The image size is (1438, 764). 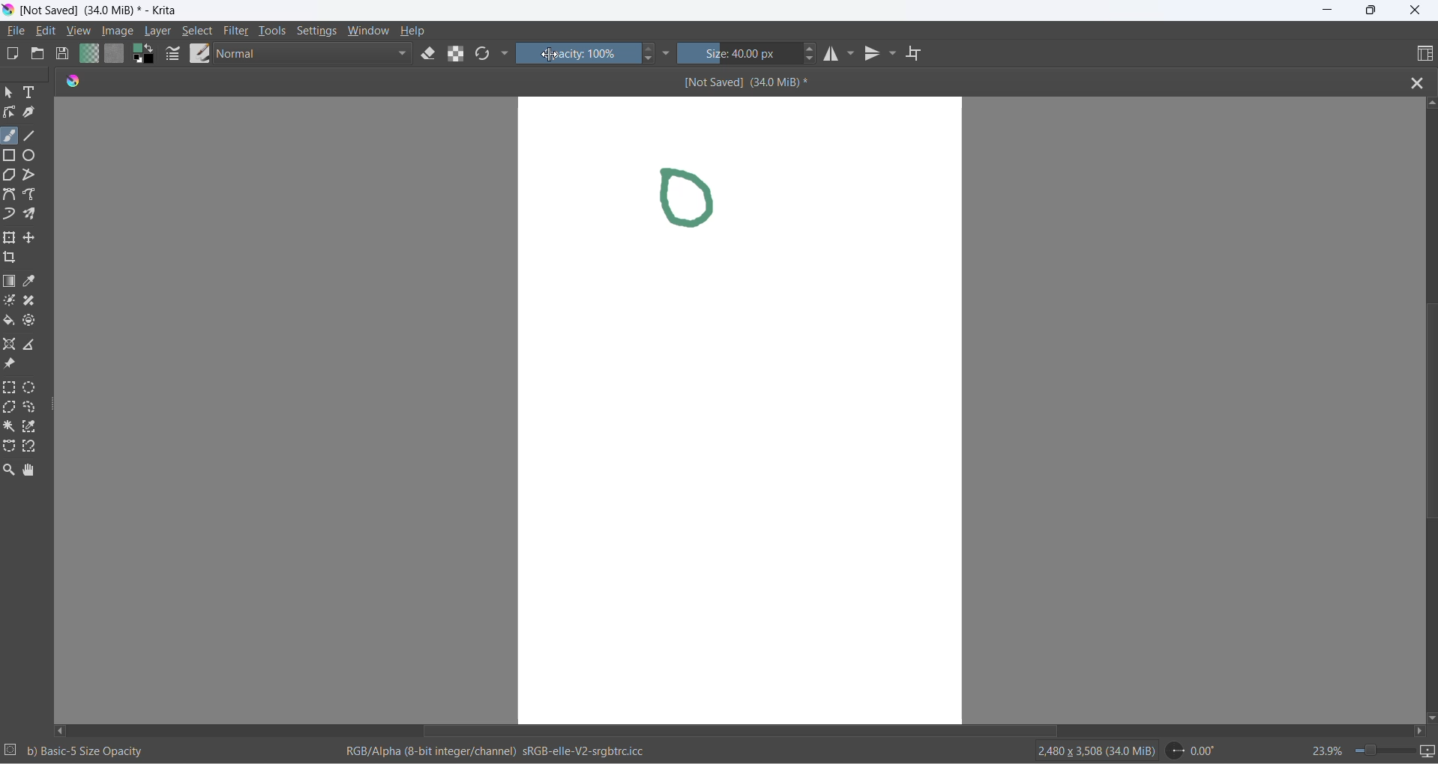 I want to click on move a layer, so click(x=34, y=236).